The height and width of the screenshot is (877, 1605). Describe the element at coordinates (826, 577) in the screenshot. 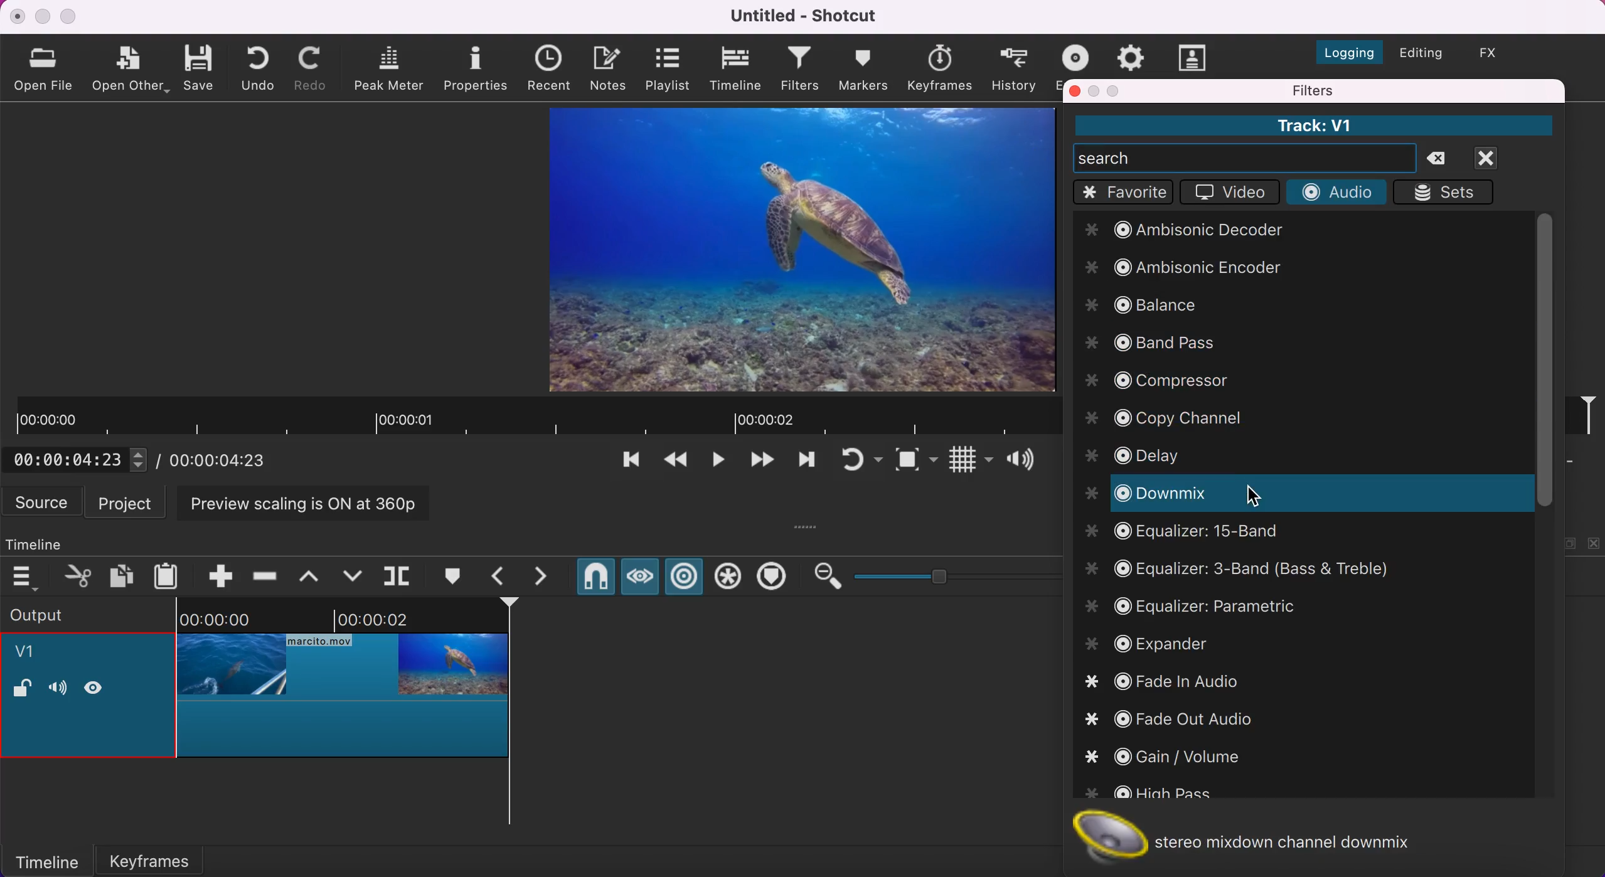

I see `zoom out` at that location.